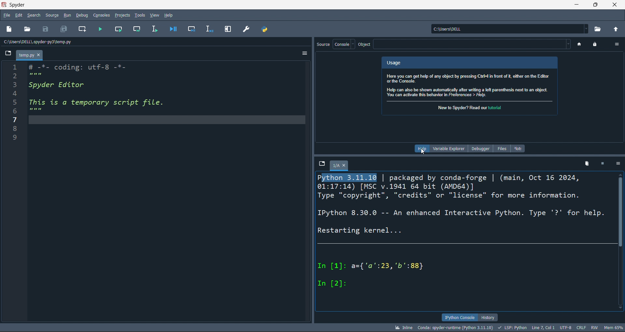  Describe the element at coordinates (478, 148) in the screenshot. I see `debugger` at that location.